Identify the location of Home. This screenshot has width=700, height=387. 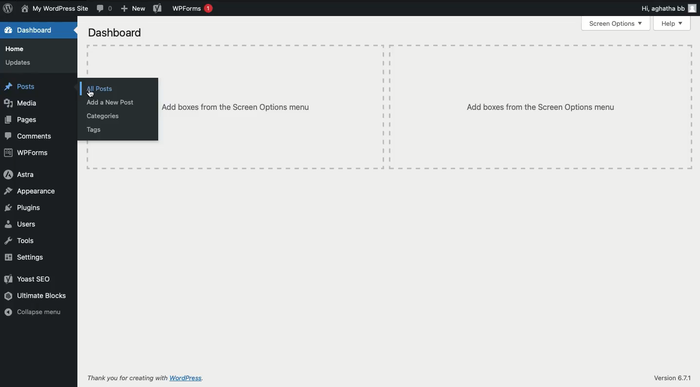
(17, 50).